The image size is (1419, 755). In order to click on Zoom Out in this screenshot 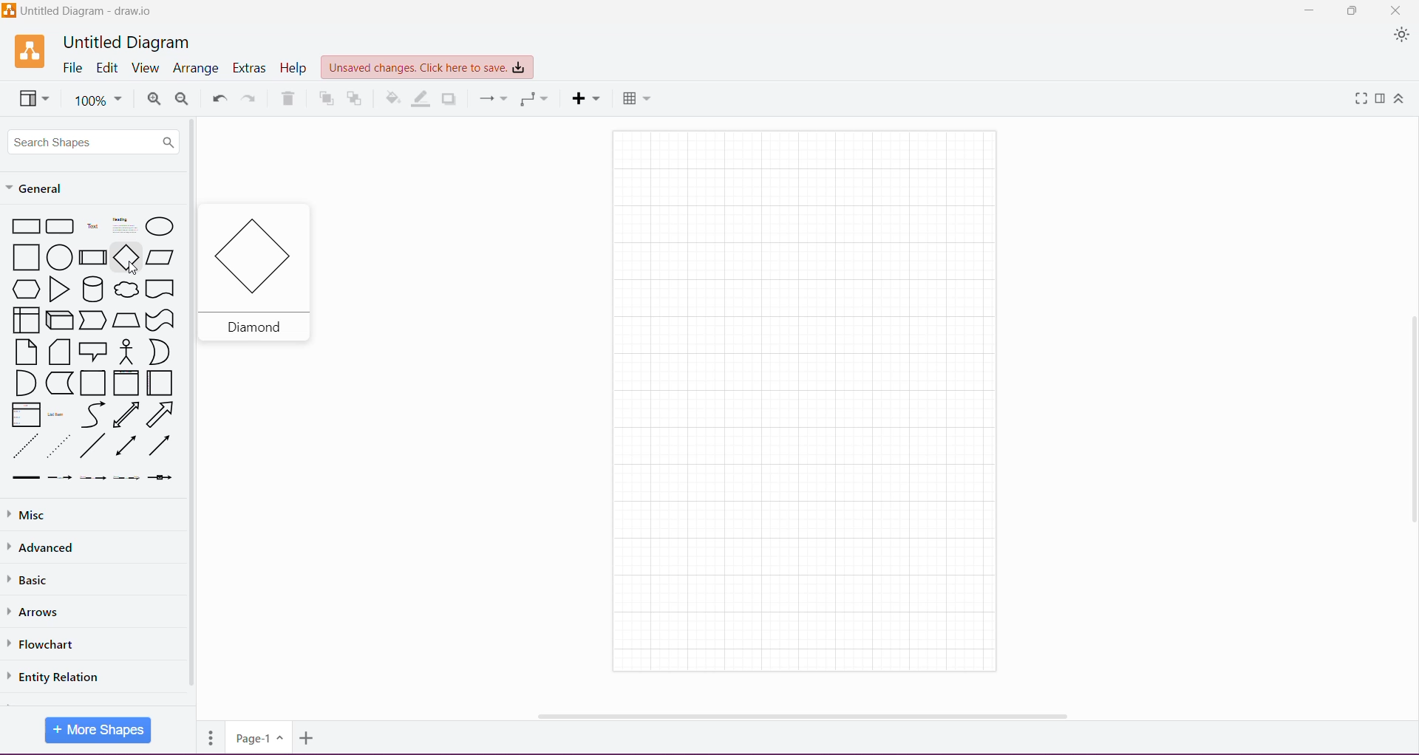, I will do `click(186, 99)`.